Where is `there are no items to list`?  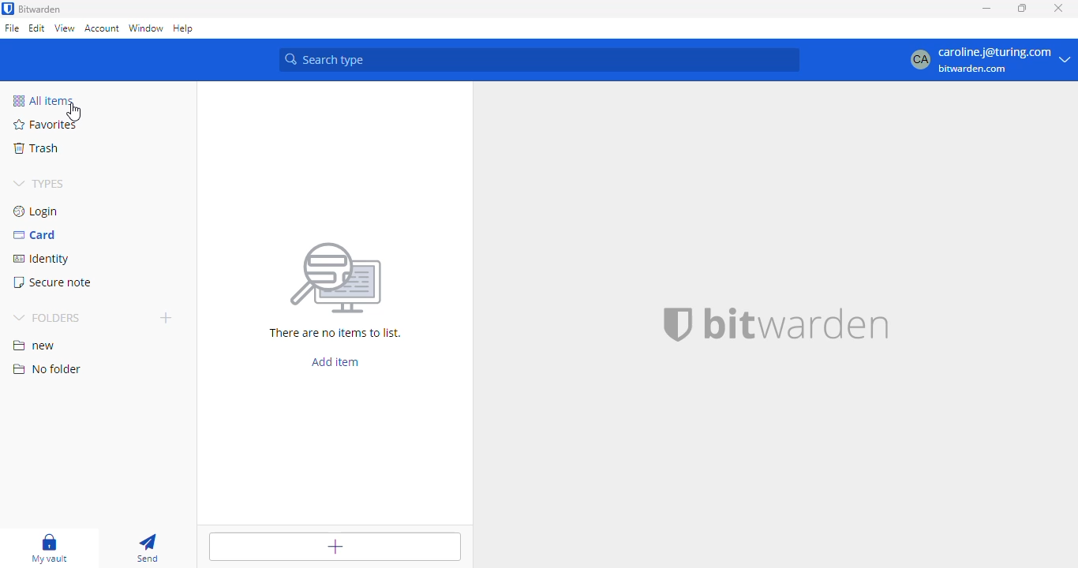
there are no items to list is located at coordinates (334, 333).